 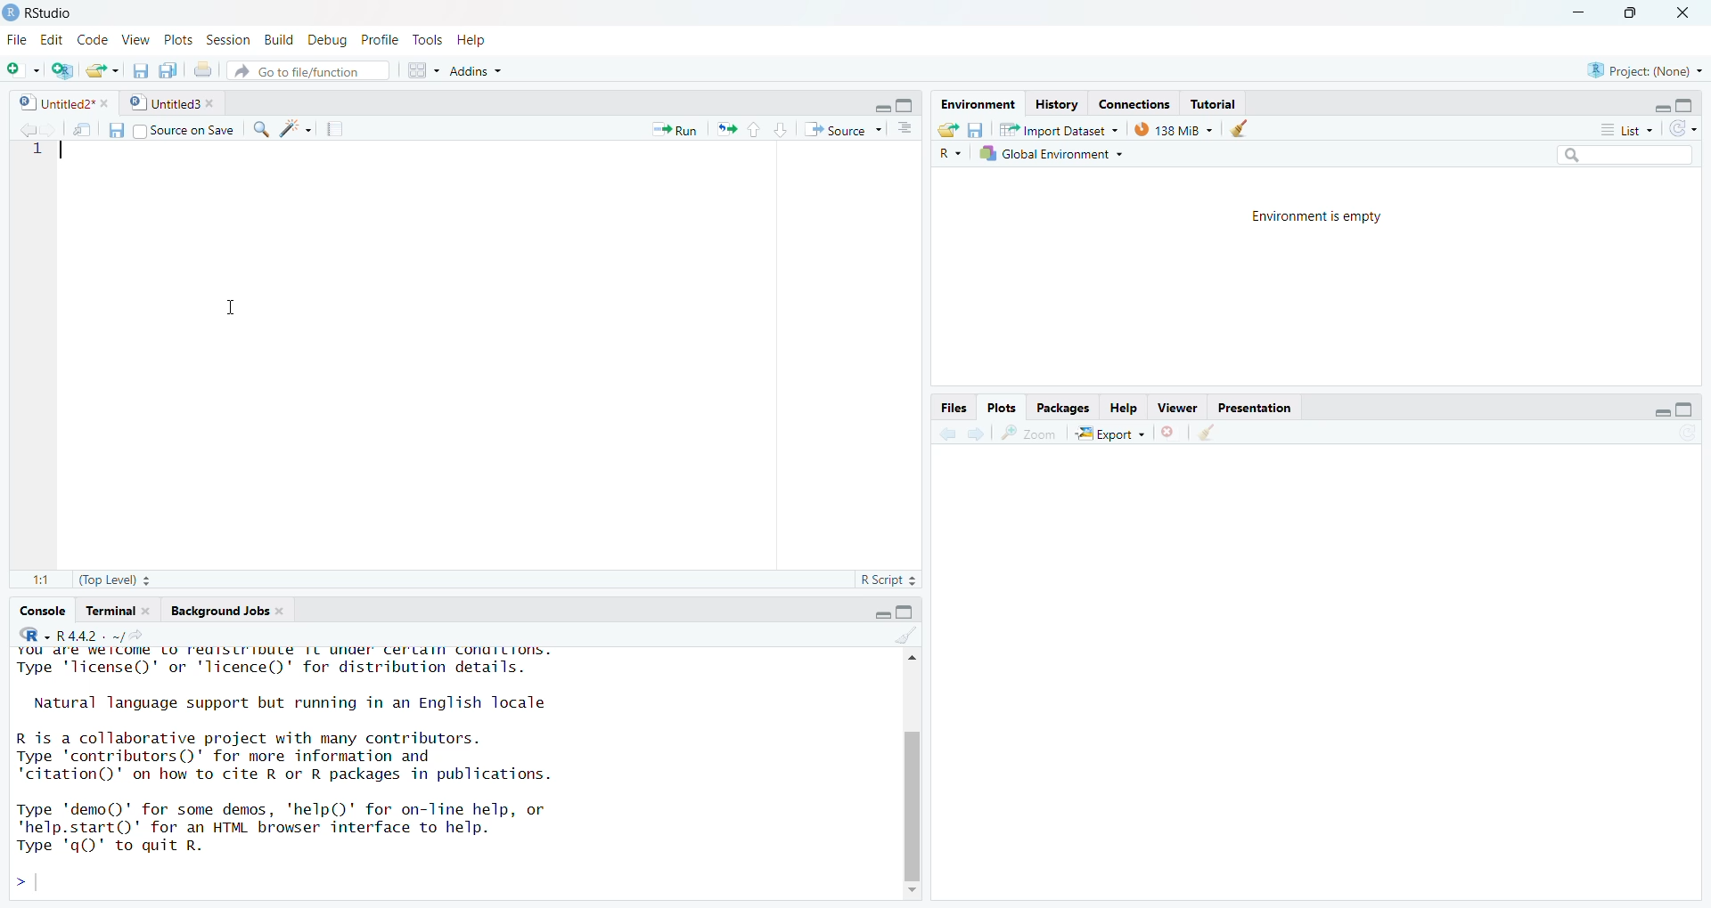 I want to click on Run, so click(x=667, y=128).